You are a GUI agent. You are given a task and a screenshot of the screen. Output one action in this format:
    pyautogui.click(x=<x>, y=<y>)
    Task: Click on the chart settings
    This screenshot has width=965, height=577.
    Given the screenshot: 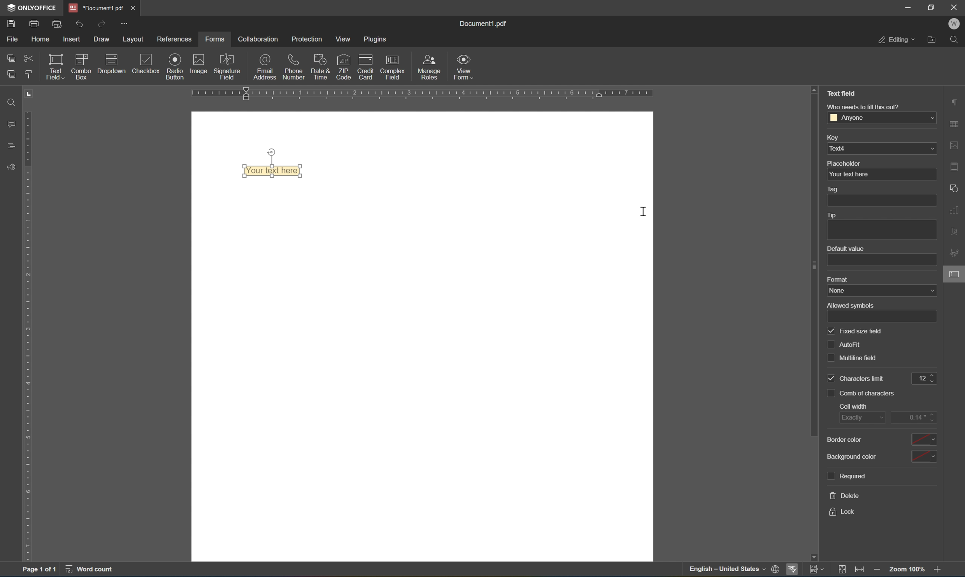 What is the action you would take?
    pyautogui.click(x=956, y=210)
    